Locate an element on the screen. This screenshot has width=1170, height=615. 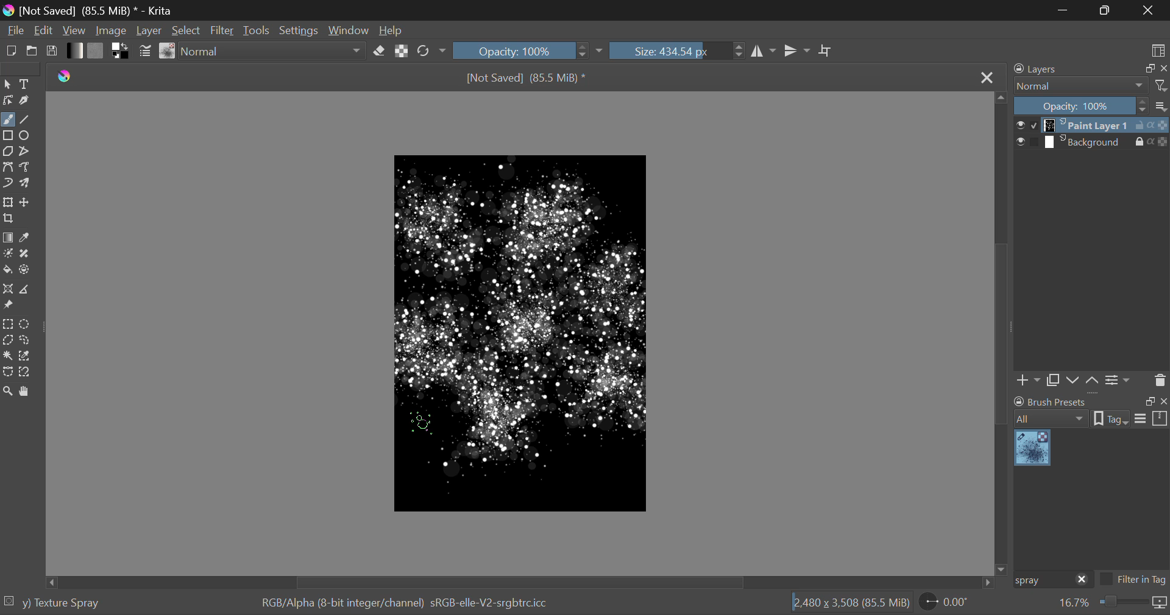
Image is located at coordinates (115, 29).